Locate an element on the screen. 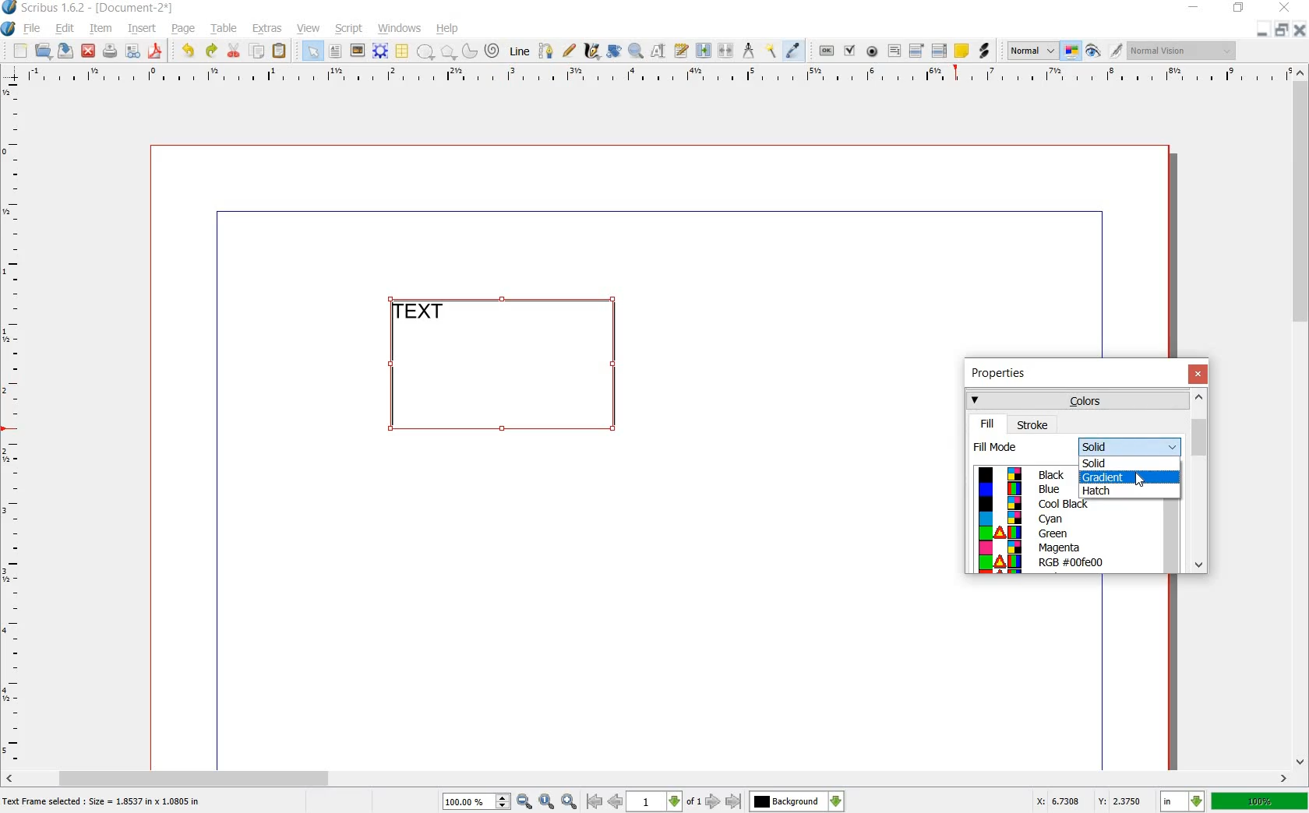  100% is located at coordinates (1260, 801).